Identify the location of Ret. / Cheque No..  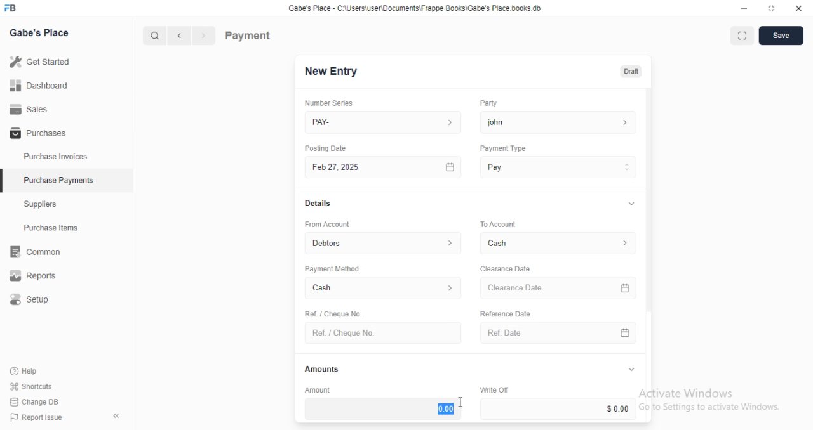
(332, 313).